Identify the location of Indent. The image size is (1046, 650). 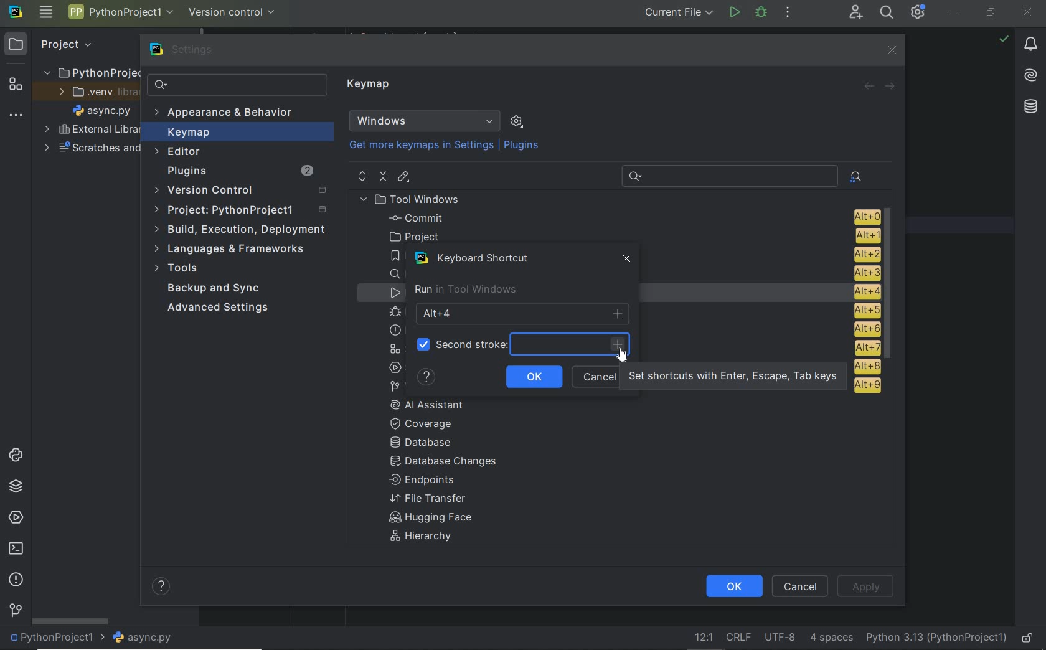
(831, 639).